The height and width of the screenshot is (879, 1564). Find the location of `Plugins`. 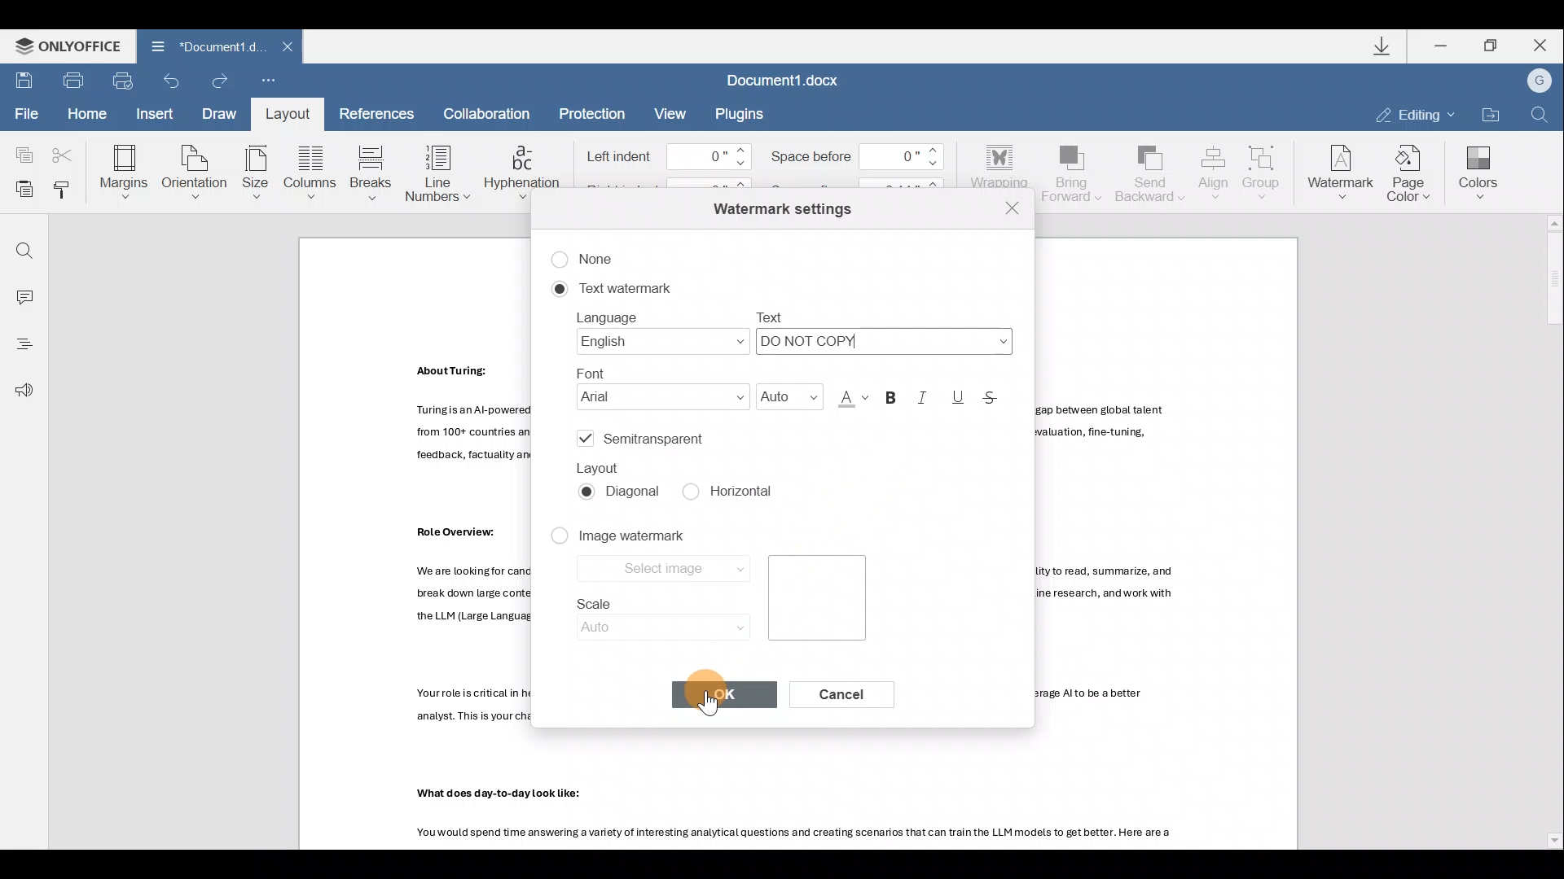

Plugins is located at coordinates (743, 114).